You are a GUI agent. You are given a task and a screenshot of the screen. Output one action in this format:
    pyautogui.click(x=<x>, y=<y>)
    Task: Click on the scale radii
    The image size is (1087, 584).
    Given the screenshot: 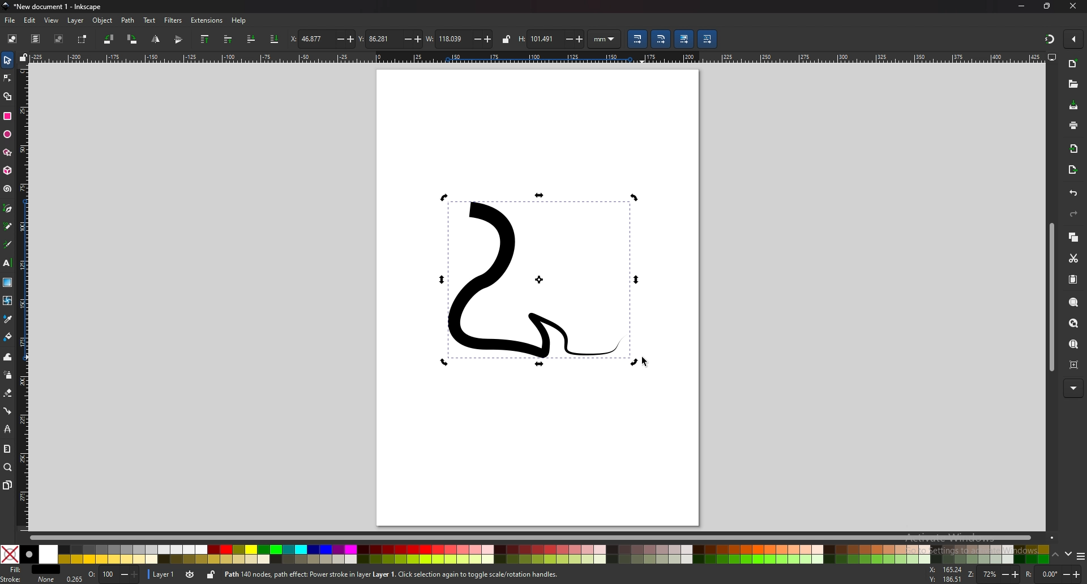 What is the action you would take?
    pyautogui.click(x=660, y=39)
    